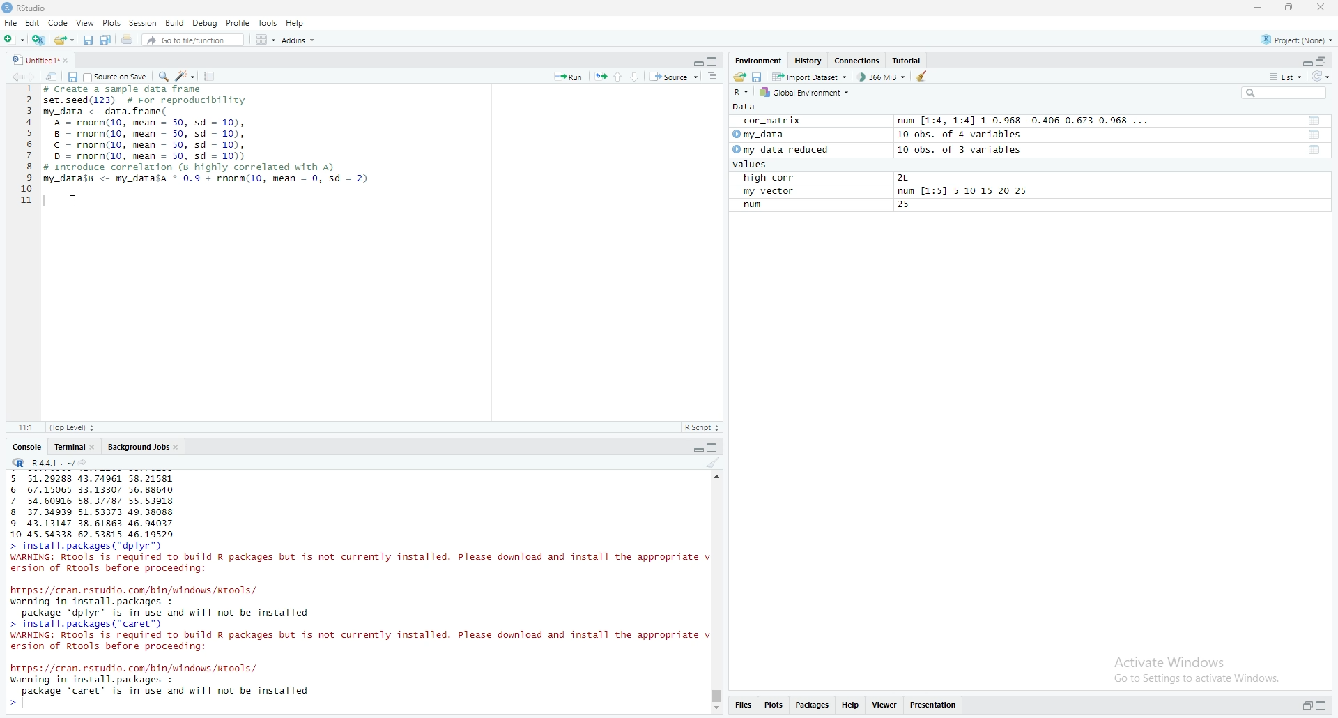 The image size is (1338, 718). Describe the element at coordinates (1315, 135) in the screenshot. I see `tool` at that location.